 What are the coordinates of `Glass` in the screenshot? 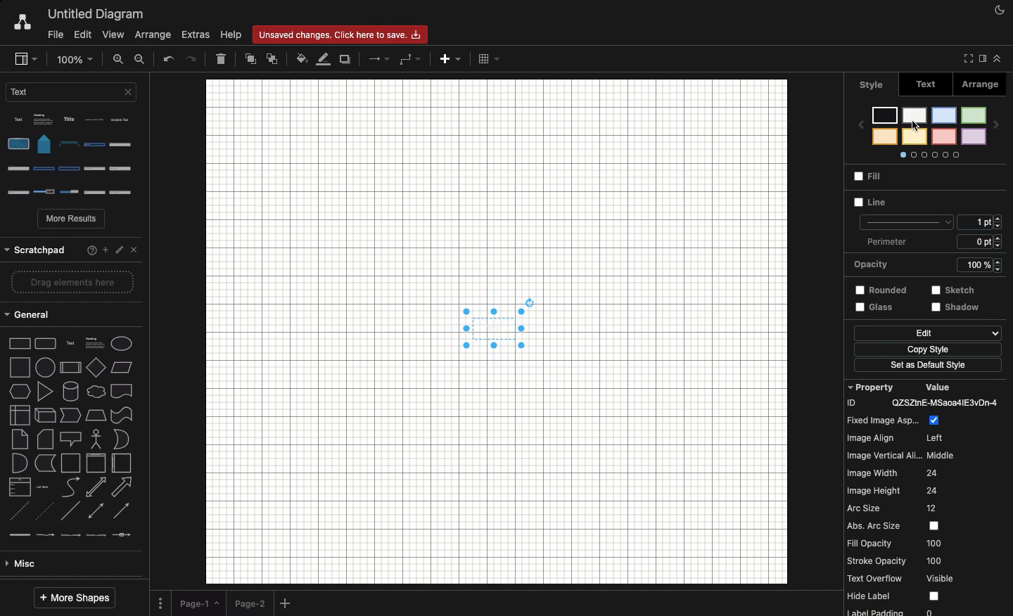 It's located at (875, 309).